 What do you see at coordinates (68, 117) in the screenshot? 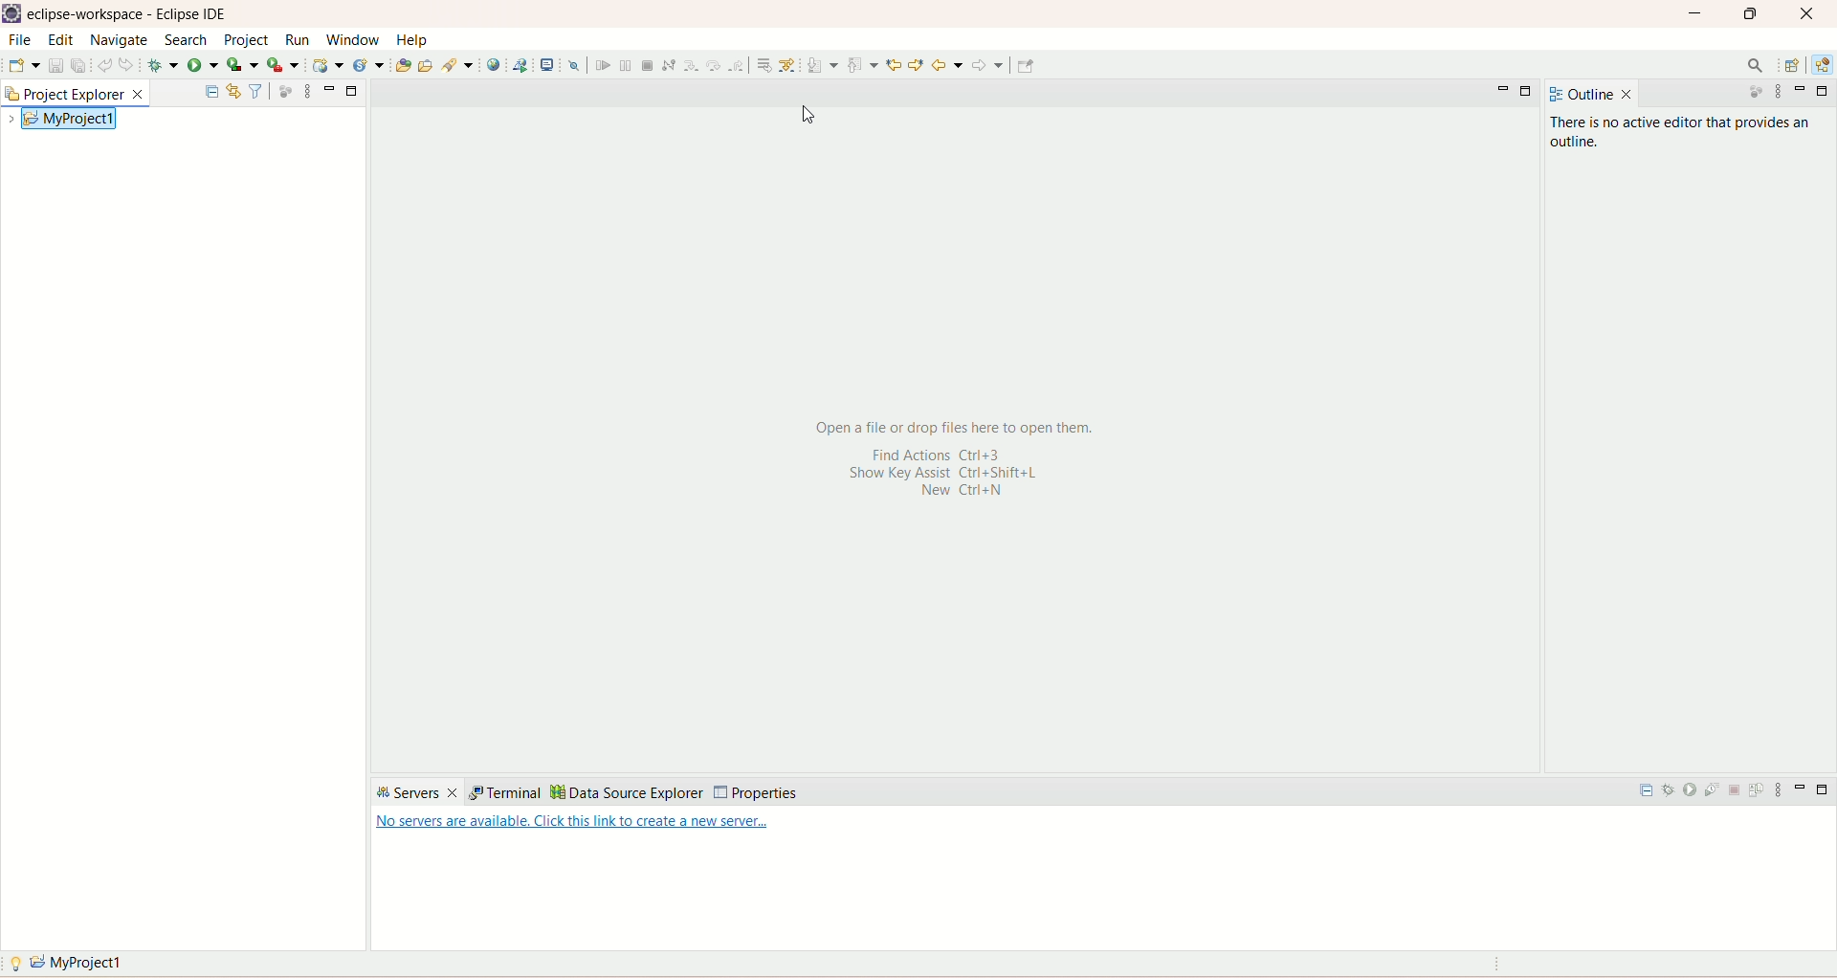
I see `my project` at bounding box center [68, 117].